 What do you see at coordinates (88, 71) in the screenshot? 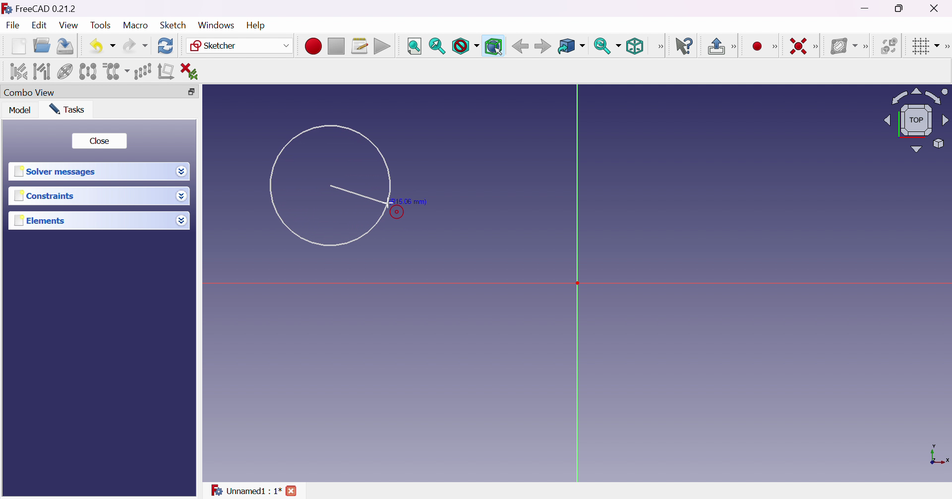
I see `Symmetry` at bounding box center [88, 71].